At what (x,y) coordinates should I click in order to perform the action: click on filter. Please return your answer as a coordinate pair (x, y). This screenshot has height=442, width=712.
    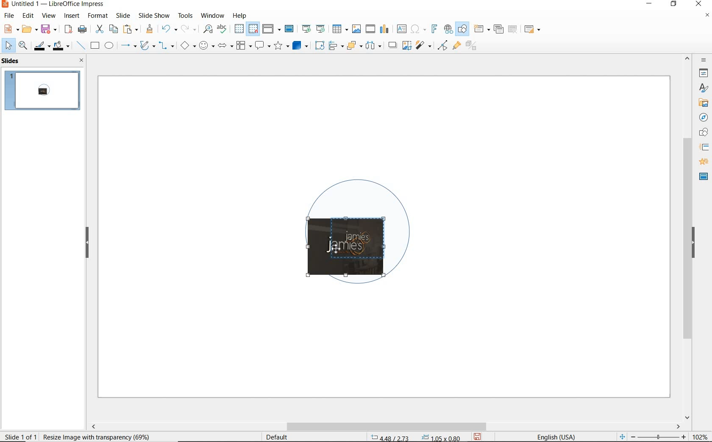
    Looking at the image, I should click on (442, 44).